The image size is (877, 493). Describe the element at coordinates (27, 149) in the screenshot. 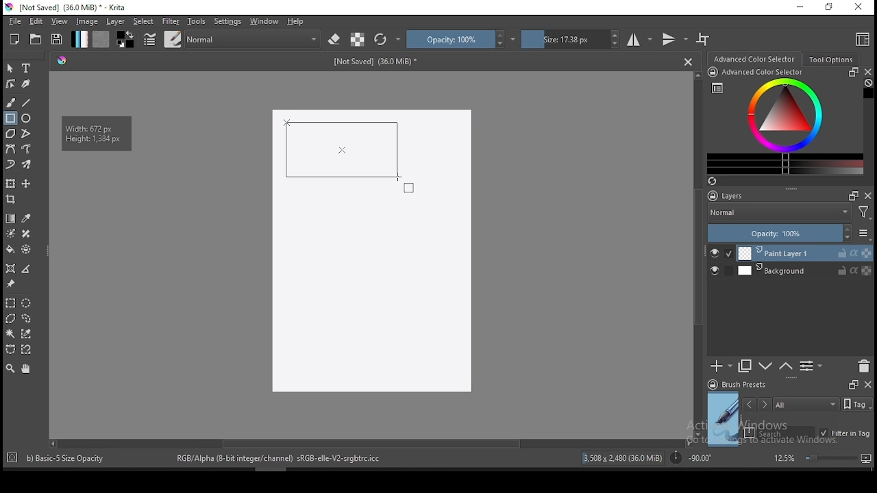

I see `freehand path tool` at that location.